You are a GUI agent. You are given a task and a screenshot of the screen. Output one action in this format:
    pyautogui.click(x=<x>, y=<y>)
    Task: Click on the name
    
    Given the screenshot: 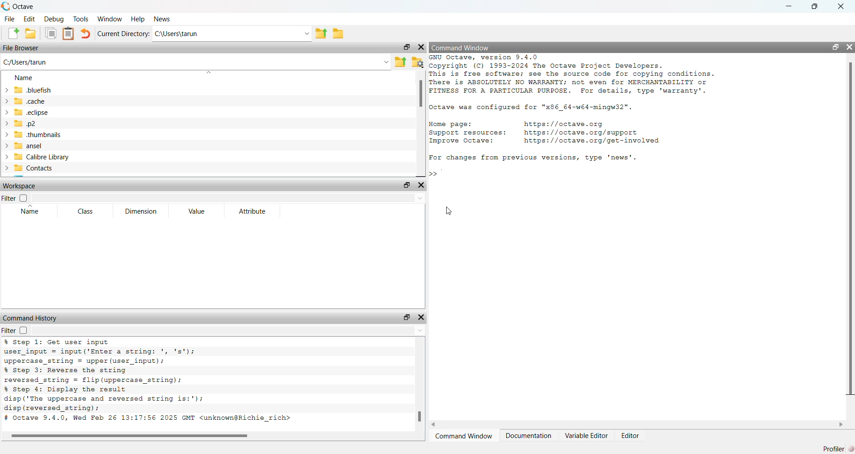 What is the action you would take?
    pyautogui.click(x=21, y=212)
    